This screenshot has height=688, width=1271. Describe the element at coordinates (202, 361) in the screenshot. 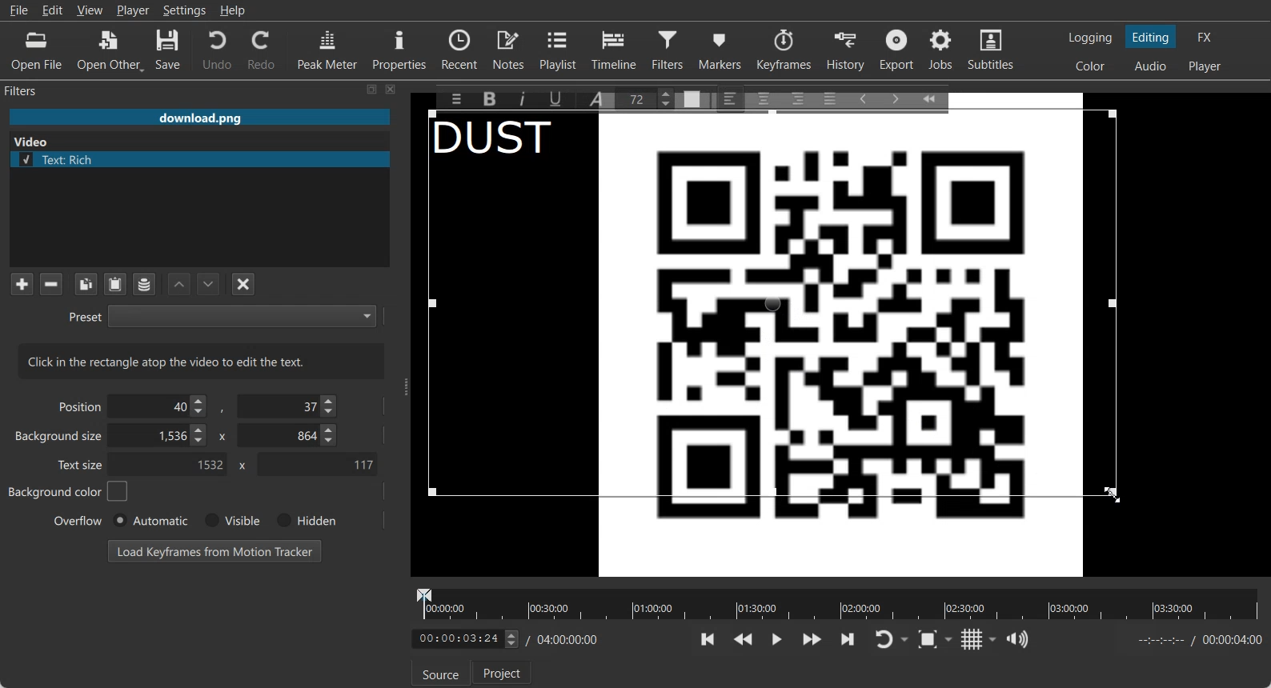

I see `Text` at that location.